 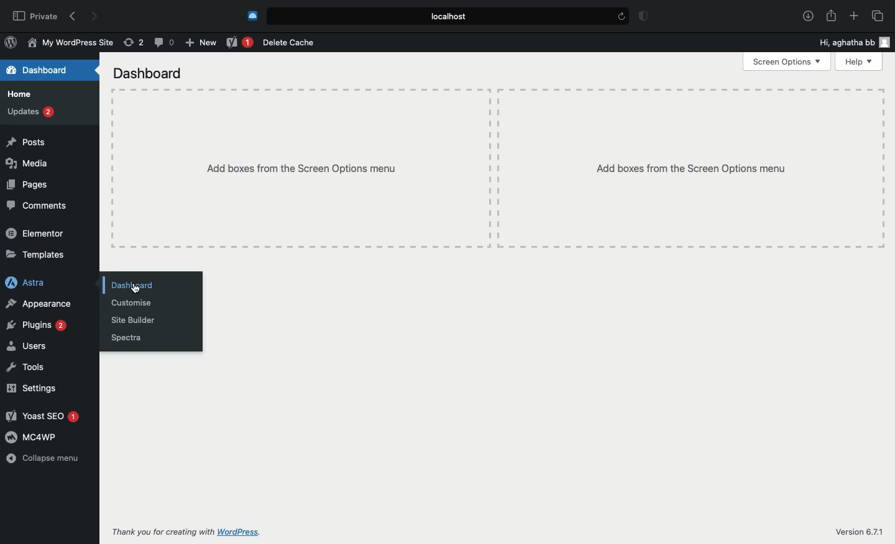 I want to click on Home, so click(x=21, y=94).